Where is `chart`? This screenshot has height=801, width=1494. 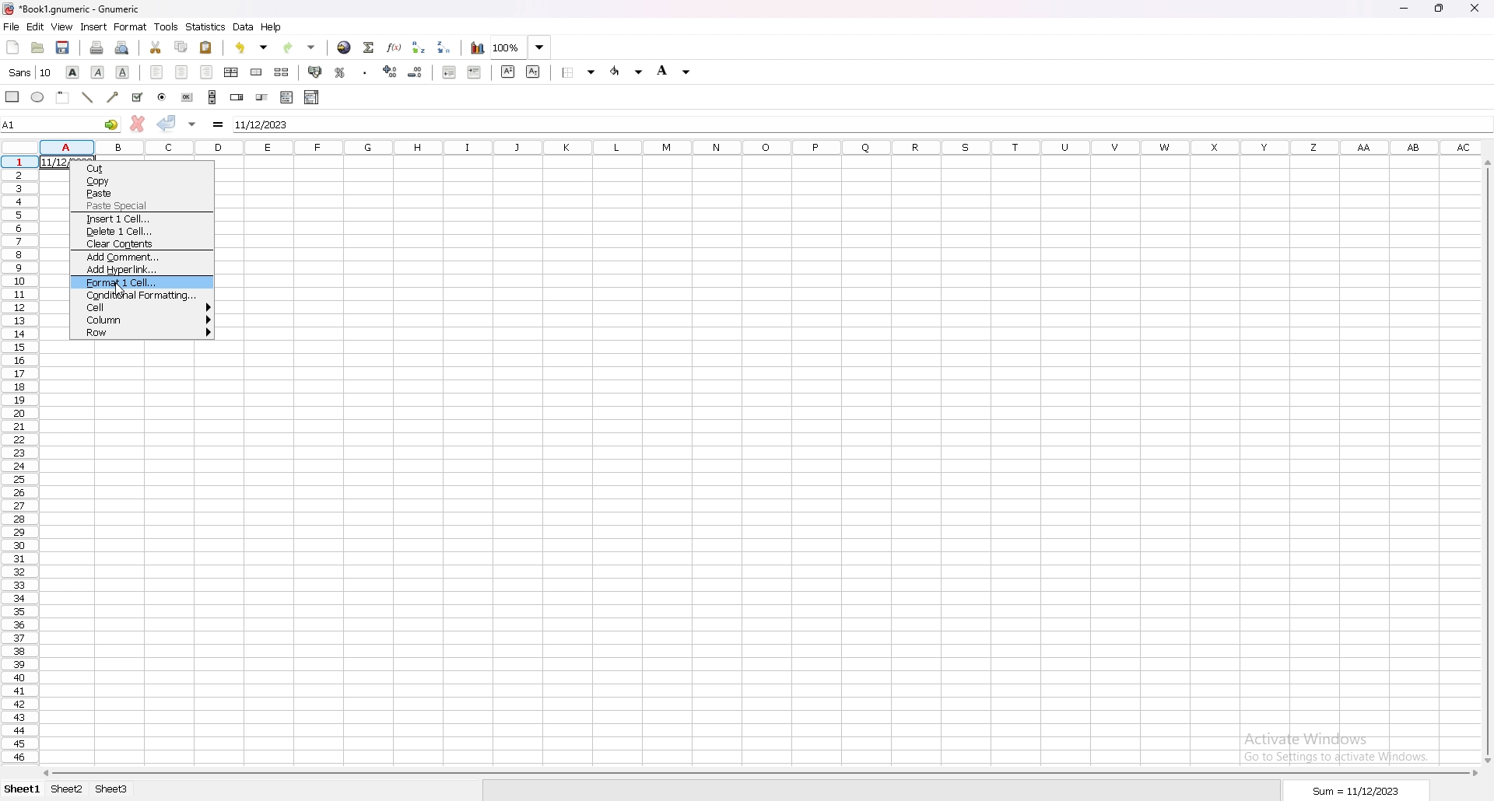 chart is located at coordinates (479, 48).